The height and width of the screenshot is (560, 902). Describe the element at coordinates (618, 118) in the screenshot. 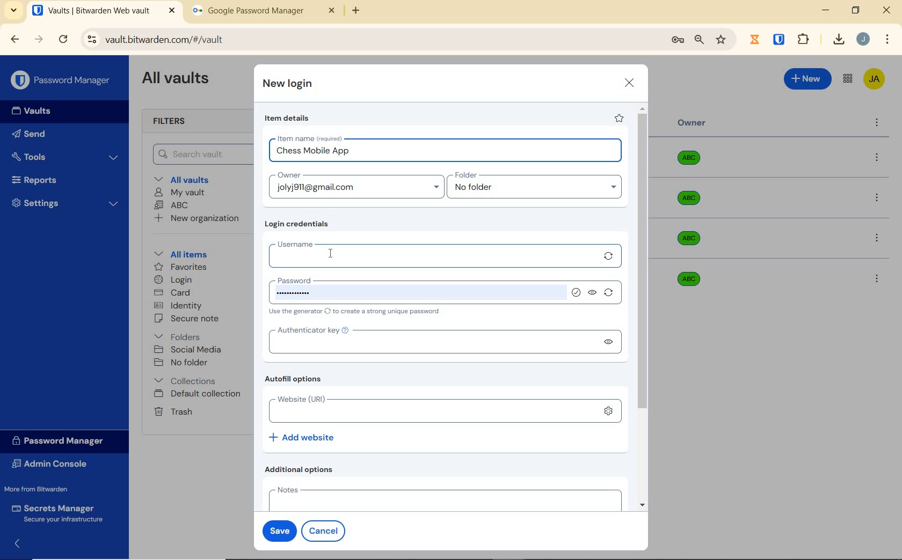

I see `favorite` at that location.